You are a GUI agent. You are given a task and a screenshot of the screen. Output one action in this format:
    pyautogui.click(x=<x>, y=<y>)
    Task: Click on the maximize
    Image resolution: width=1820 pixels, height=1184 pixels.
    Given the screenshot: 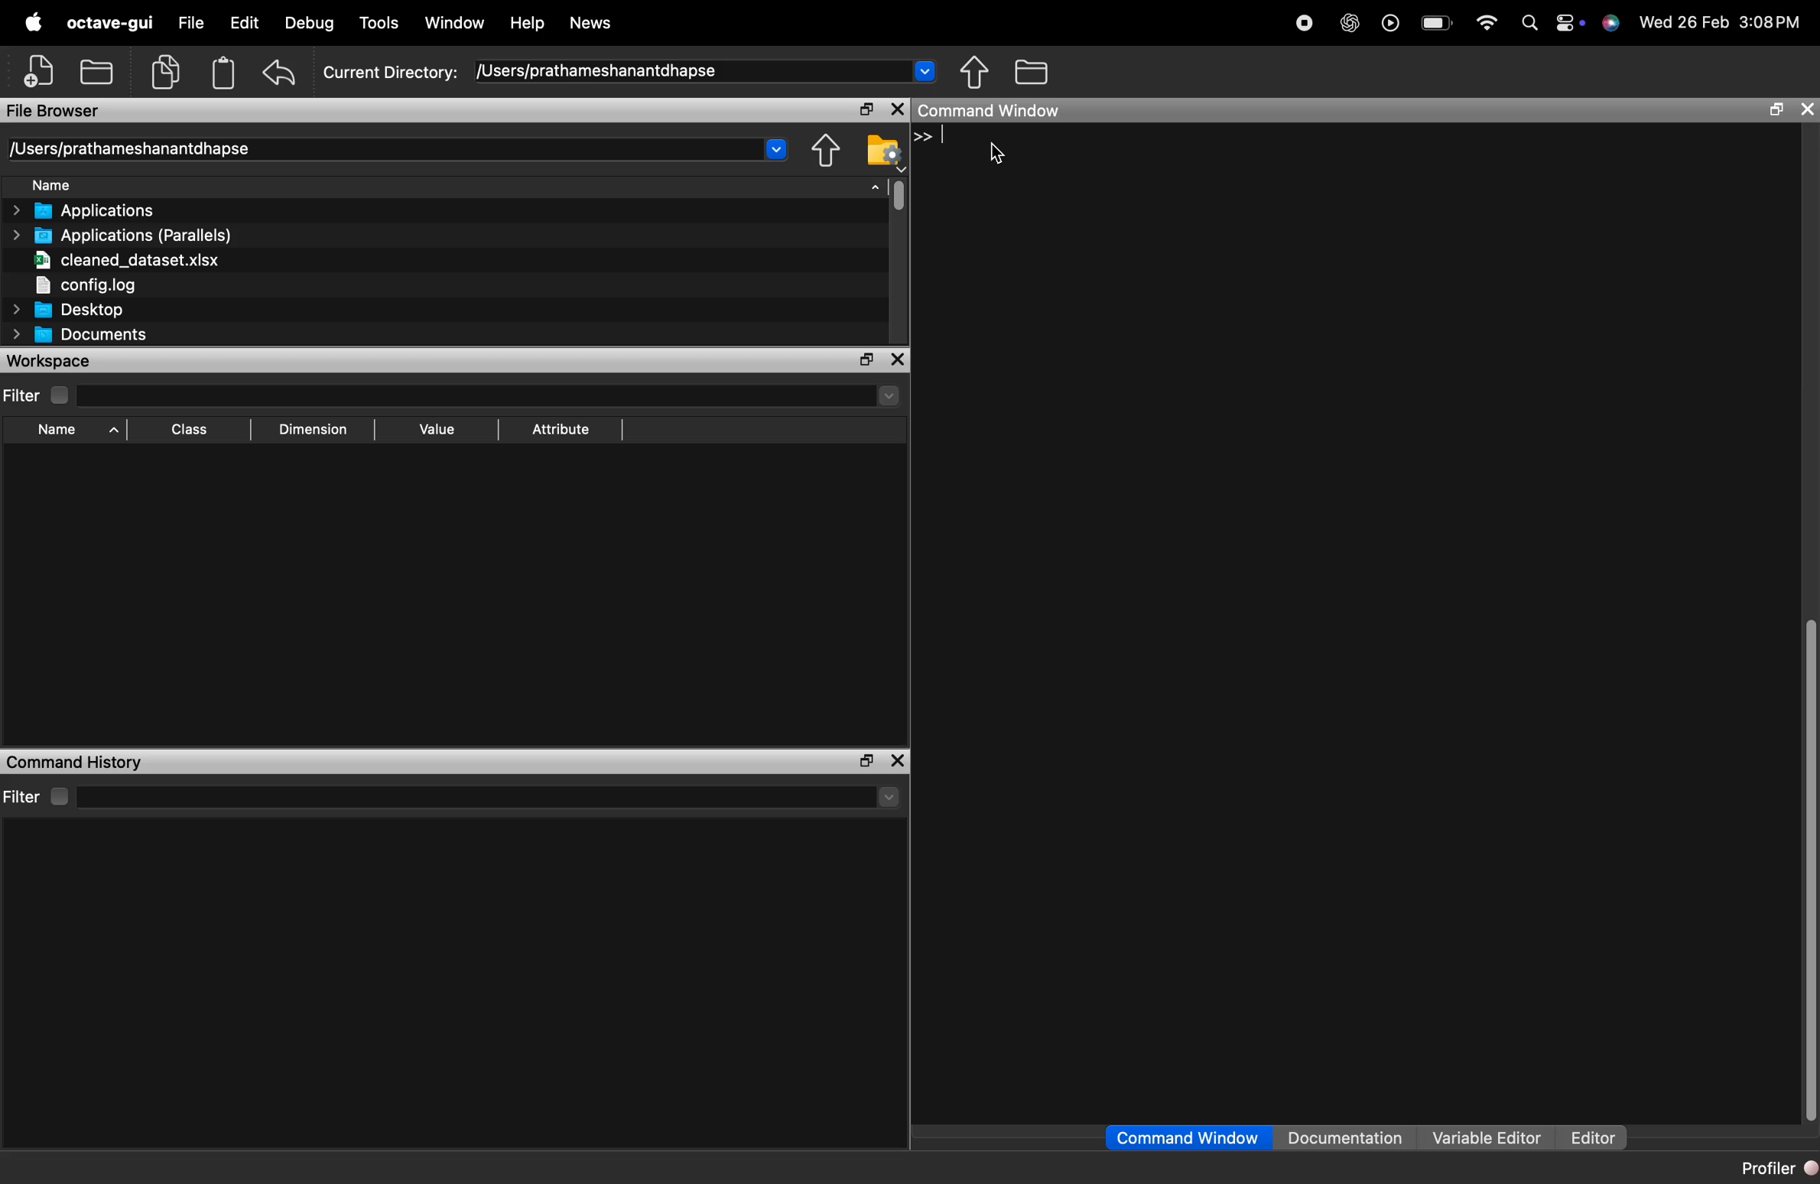 What is the action you would take?
    pyautogui.click(x=895, y=761)
    